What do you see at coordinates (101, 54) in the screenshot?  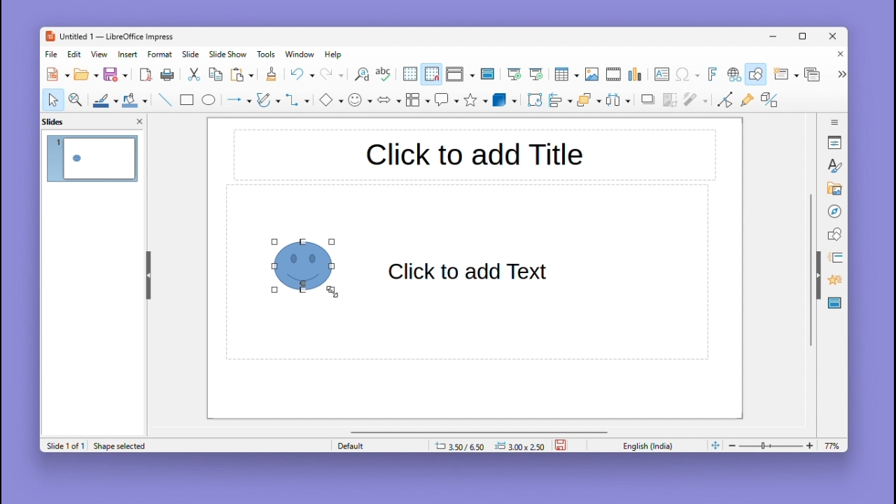 I see `View` at bounding box center [101, 54].